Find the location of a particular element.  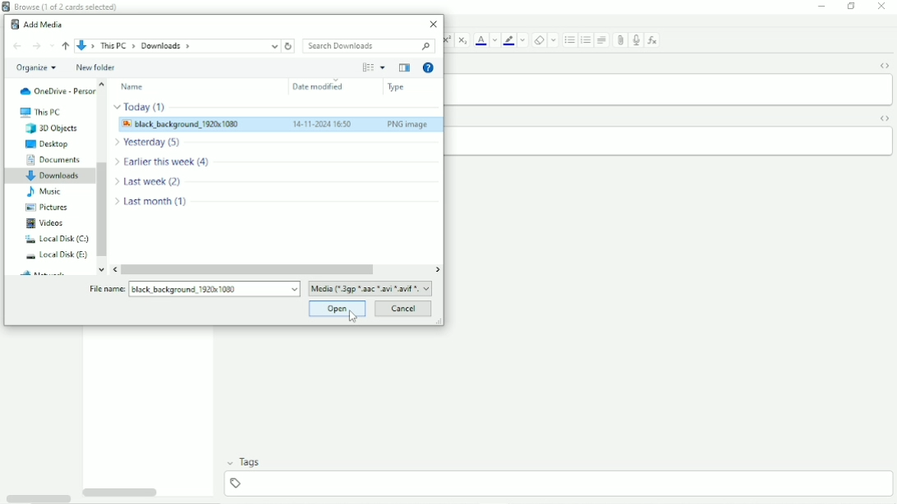

Attach pictures/audio/video is located at coordinates (620, 40).